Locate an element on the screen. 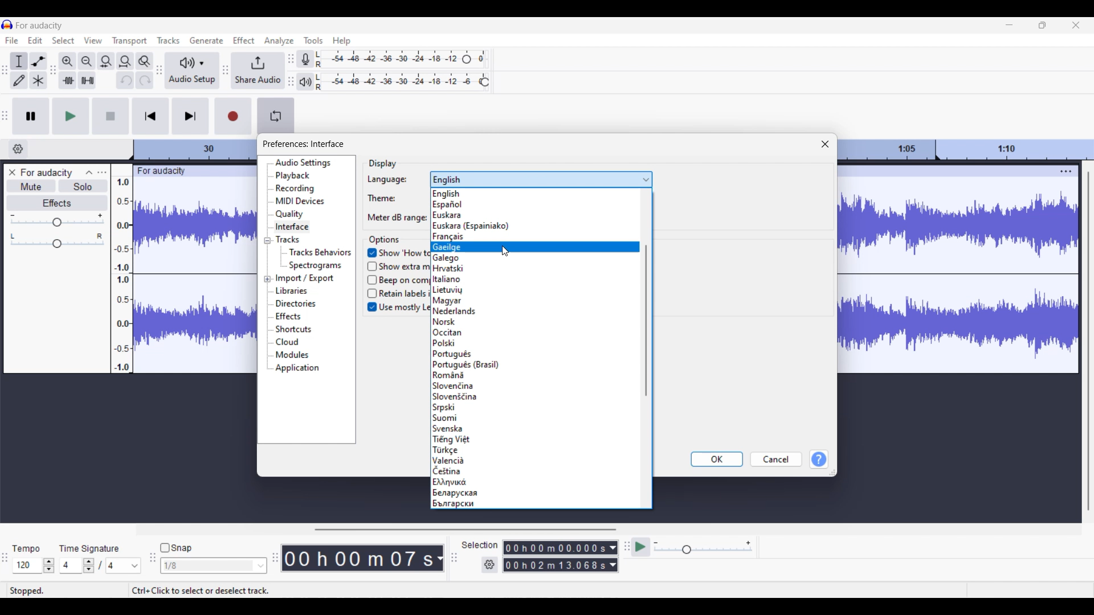  Help is located at coordinates (819, 460).